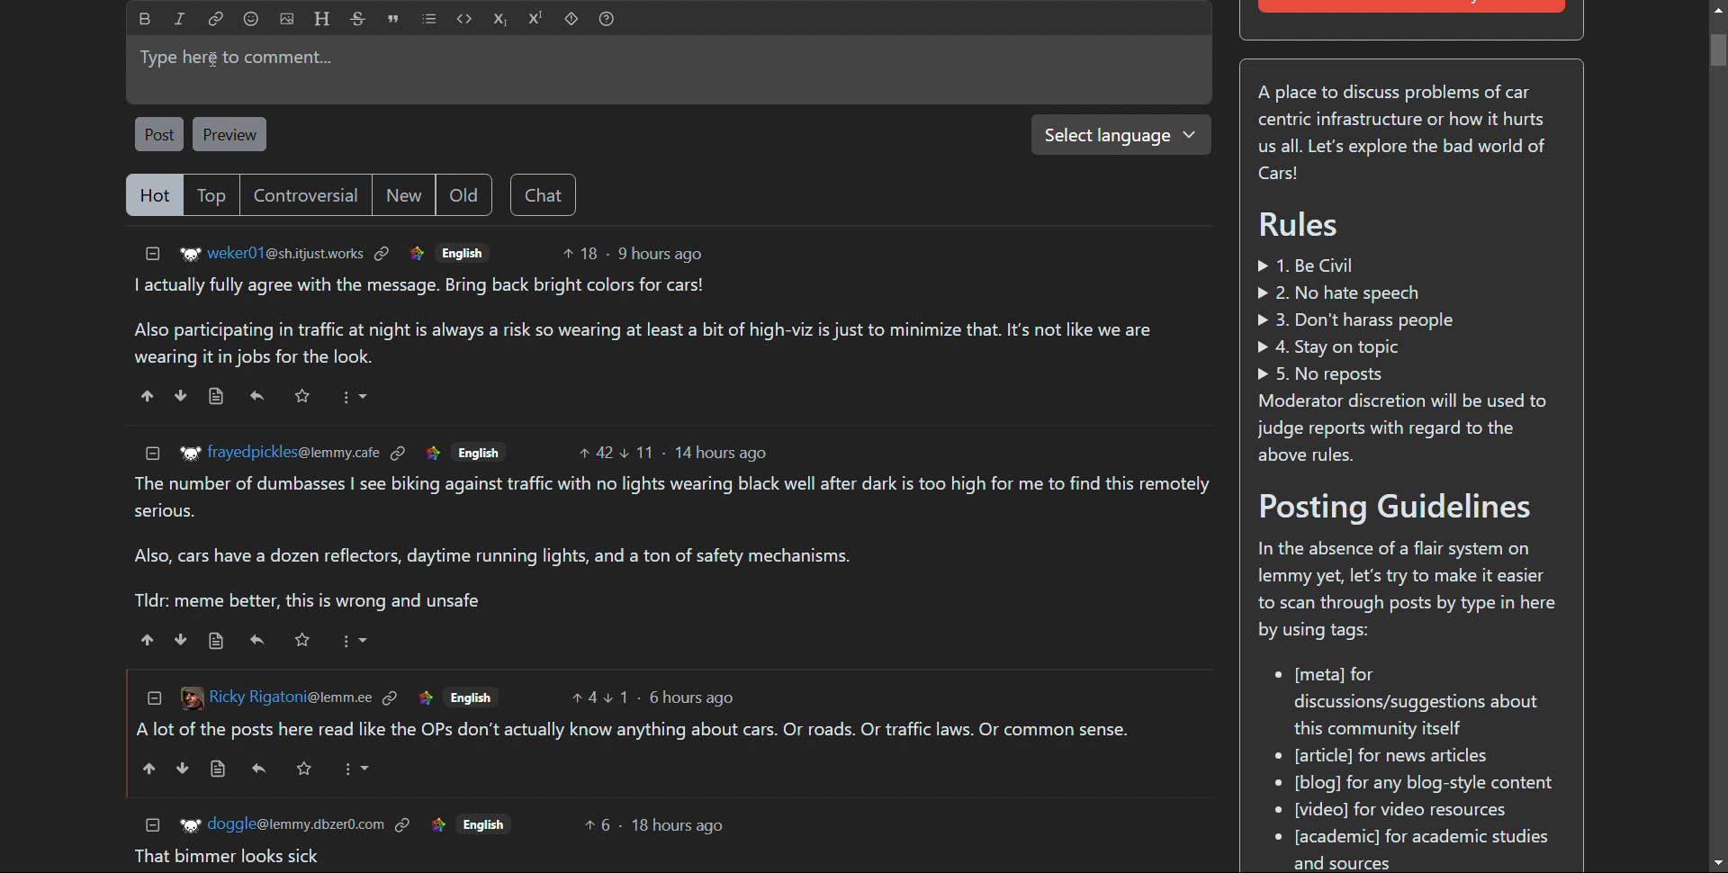 Image resolution: width=1728 pixels, height=873 pixels. What do you see at coordinates (485, 823) in the screenshot?
I see `` at bounding box center [485, 823].